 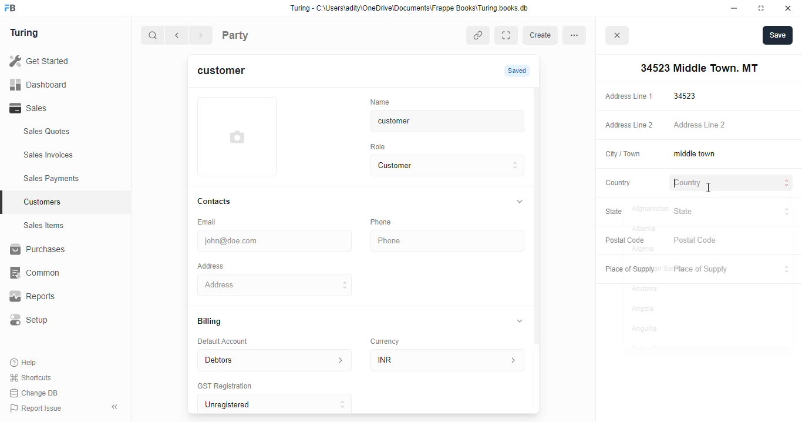 What do you see at coordinates (218, 265) in the screenshot?
I see `Address` at bounding box center [218, 265].